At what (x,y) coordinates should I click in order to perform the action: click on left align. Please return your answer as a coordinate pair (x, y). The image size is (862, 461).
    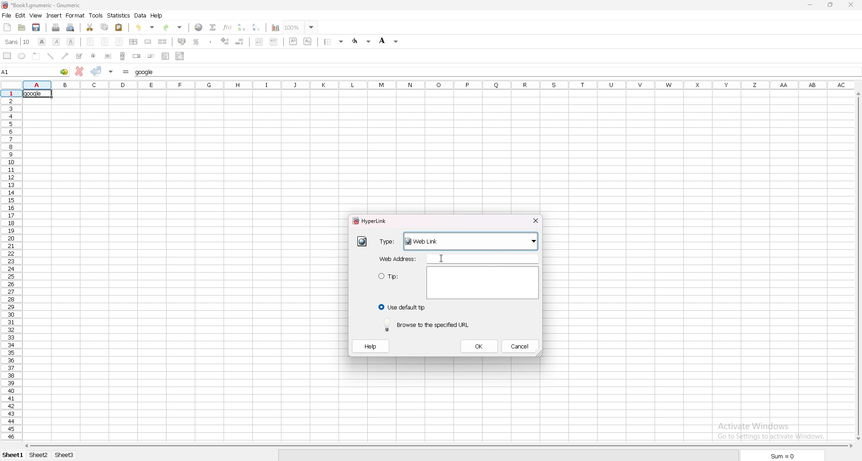
    Looking at the image, I should click on (90, 41).